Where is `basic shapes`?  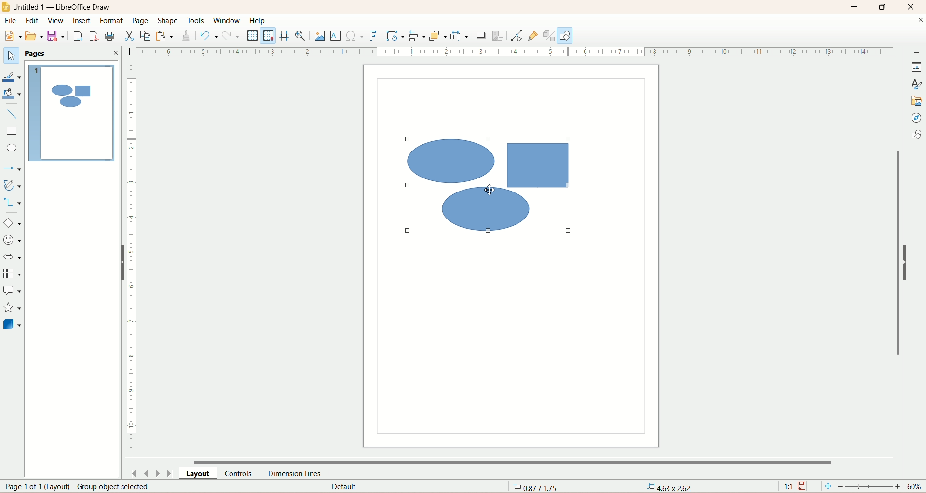 basic shapes is located at coordinates (12, 224).